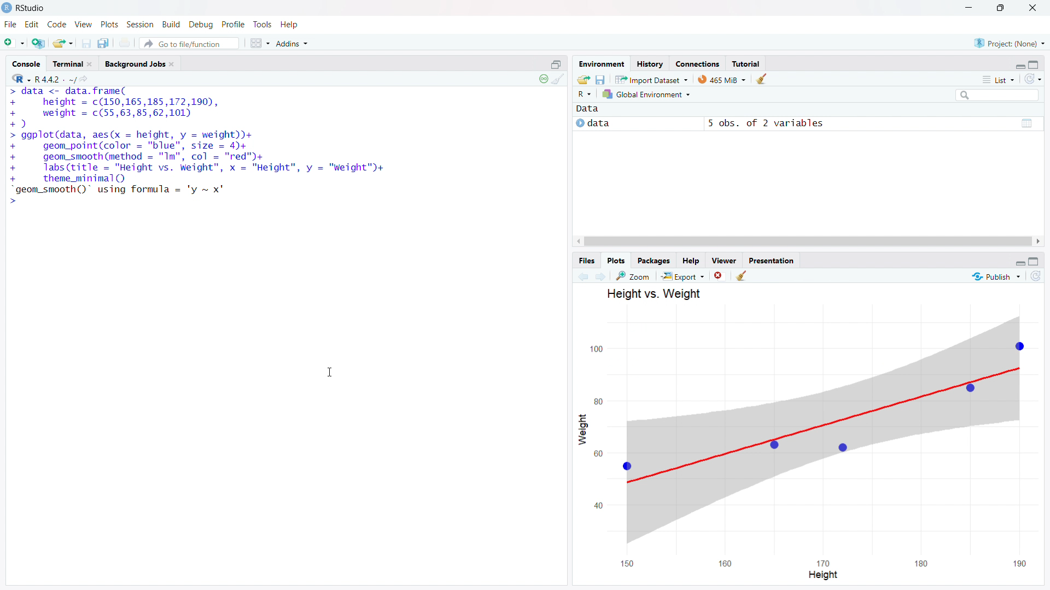 The height and width of the screenshot is (590, 1050). Describe the element at coordinates (820, 563) in the screenshot. I see `x axis` at that location.